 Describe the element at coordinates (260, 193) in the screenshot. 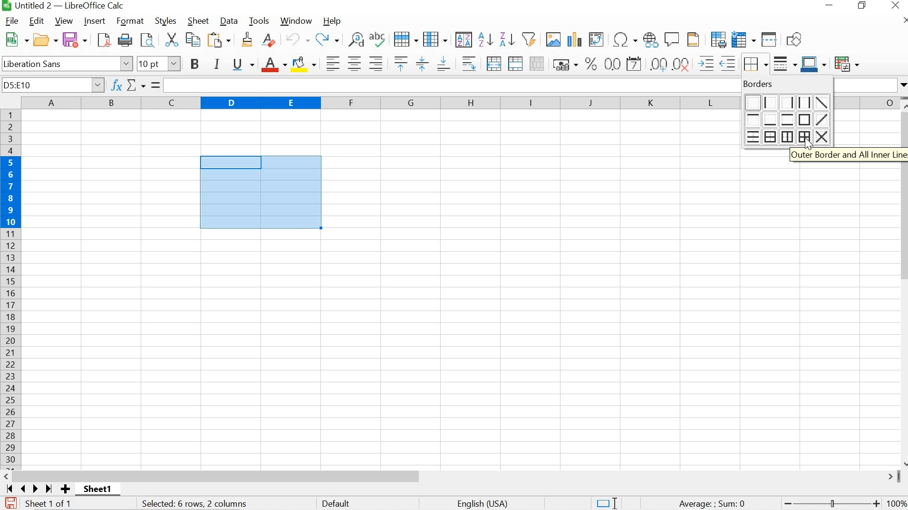

I see `selected cells` at that location.